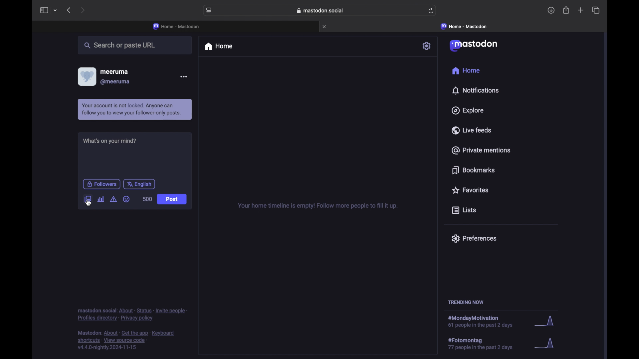 The width and height of the screenshot is (639, 359). What do you see at coordinates (431, 11) in the screenshot?
I see `refresh` at bounding box center [431, 11].